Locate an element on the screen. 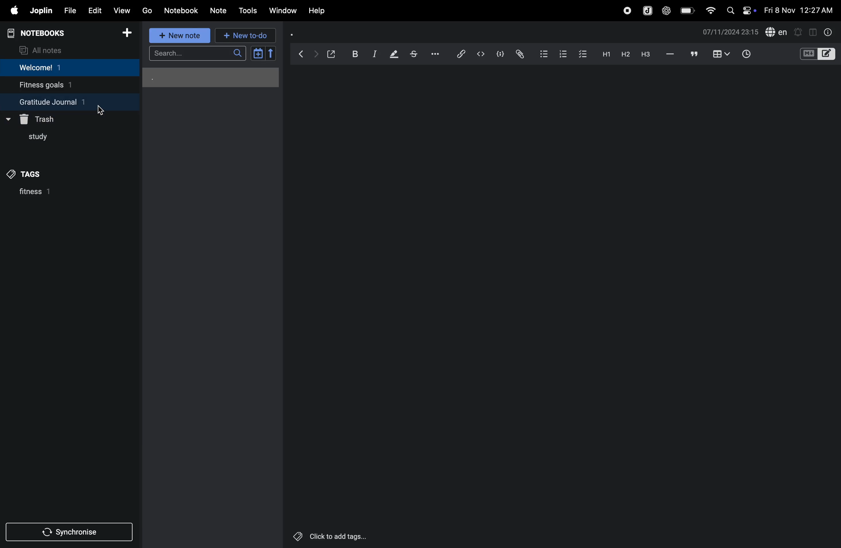 The height and width of the screenshot is (548, 841). Cursor is located at coordinates (99, 109).